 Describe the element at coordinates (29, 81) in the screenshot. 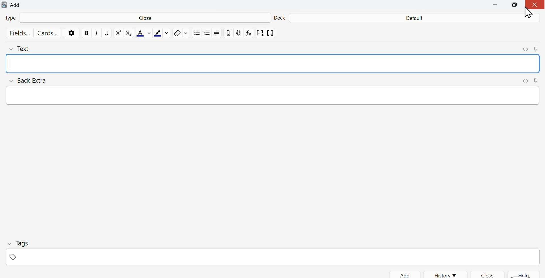

I see `Back Extra` at that location.